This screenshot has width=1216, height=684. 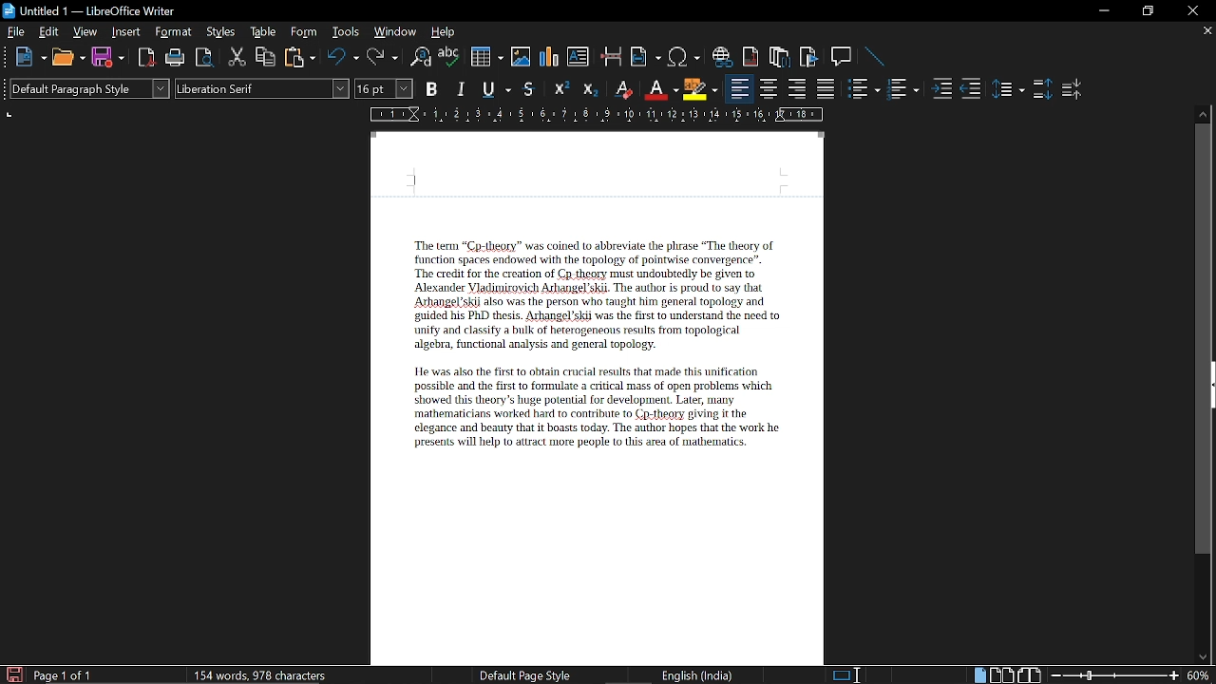 What do you see at coordinates (344, 57) in the screenshot?
I see `Undo` at bounding box center [344, 57].